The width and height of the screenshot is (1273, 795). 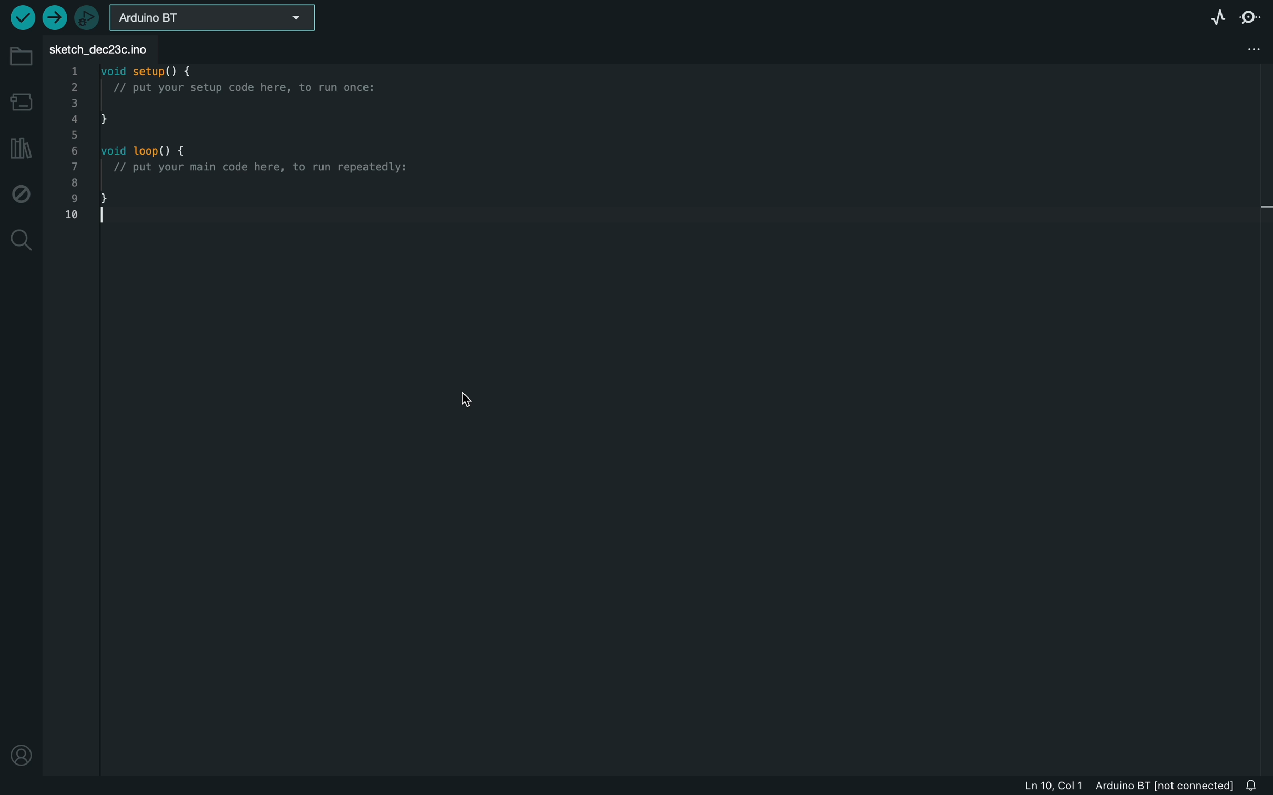 I want to click on code, so click(x=227, y=148).